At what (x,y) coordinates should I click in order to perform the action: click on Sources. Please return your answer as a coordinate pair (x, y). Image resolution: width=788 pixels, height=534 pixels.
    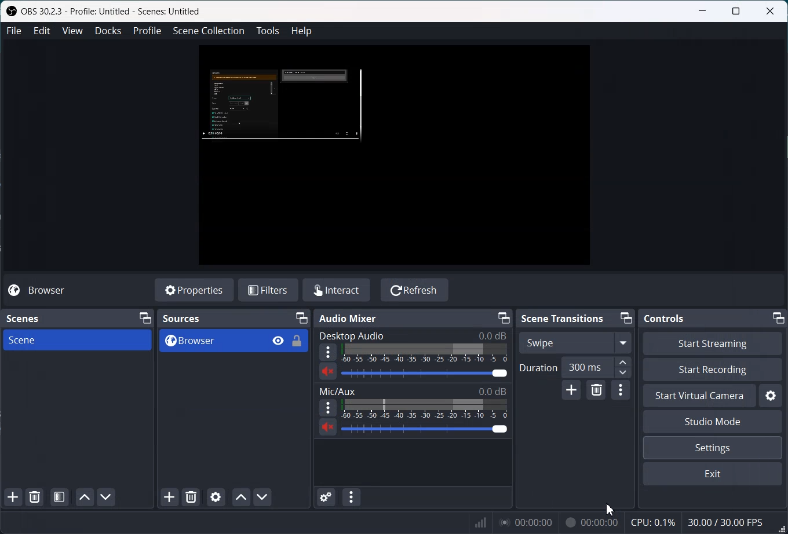
    Looking at the image, I should click on (183, 319).